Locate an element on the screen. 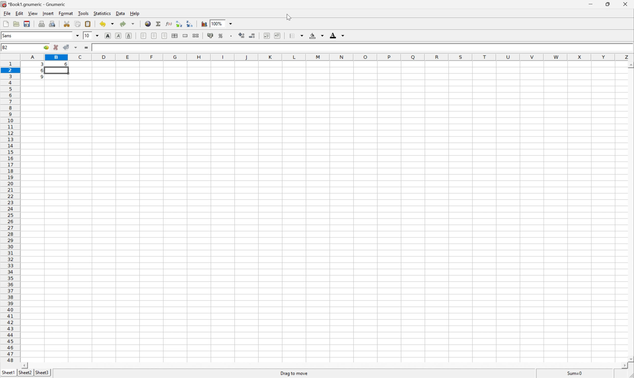 Image resolution: width=634 pixels, height=378 pixels. Sort the selected region in descending order based on the first column selected is located at coordinates (190, 24).